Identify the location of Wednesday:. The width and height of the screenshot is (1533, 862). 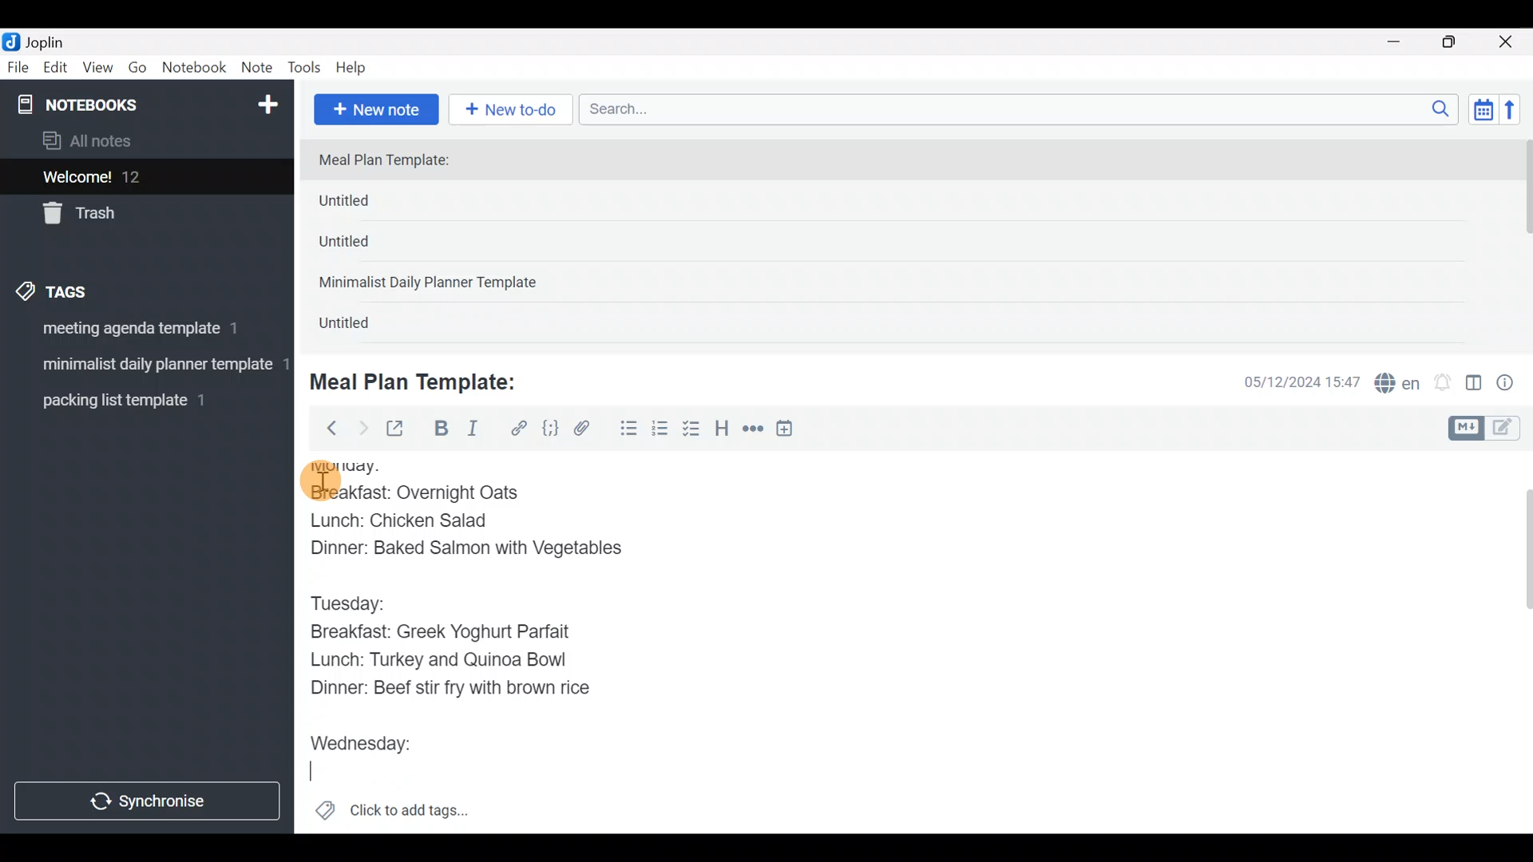
(370, 737).